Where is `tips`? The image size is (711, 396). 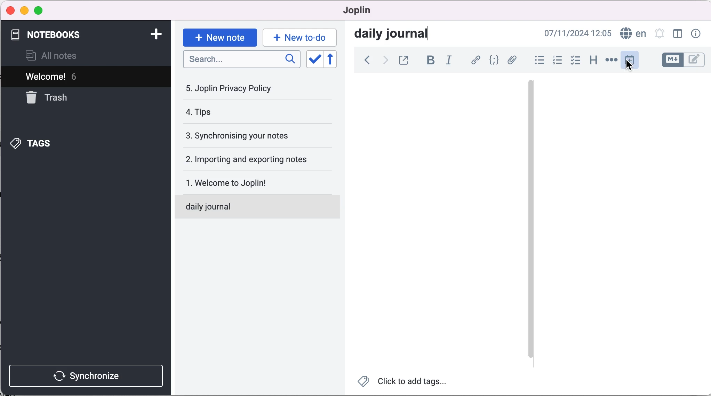
tips is located at coordinates (228, 112).